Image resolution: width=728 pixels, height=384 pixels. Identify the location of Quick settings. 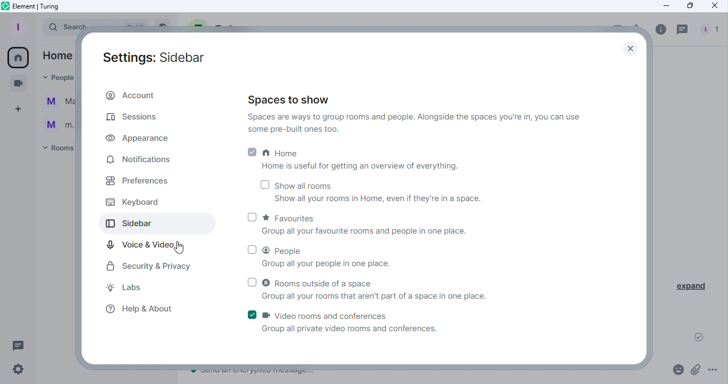
(21, 371).